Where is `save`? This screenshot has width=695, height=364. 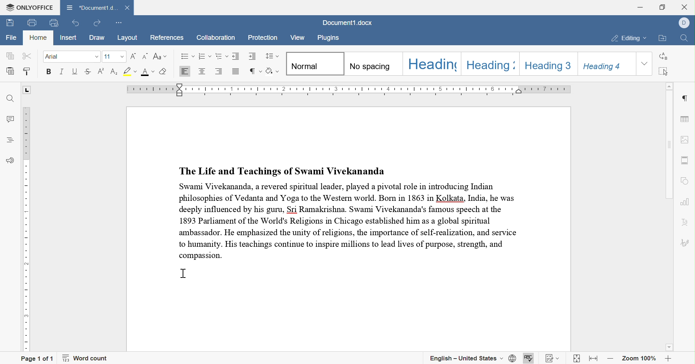
save is located at coordinates (10, 24).